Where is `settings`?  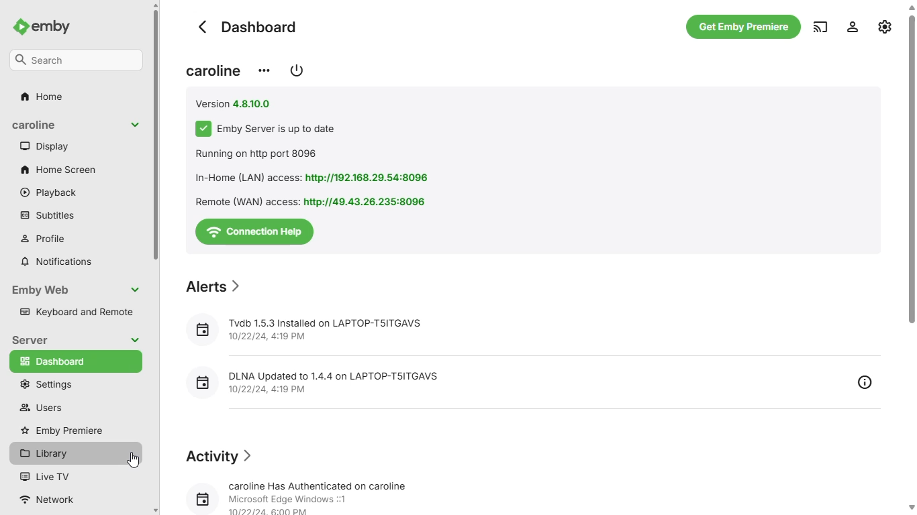
settings is located at coordinates (885, 25).